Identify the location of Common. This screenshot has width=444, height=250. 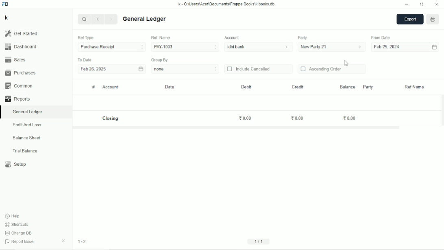
(19, 86).